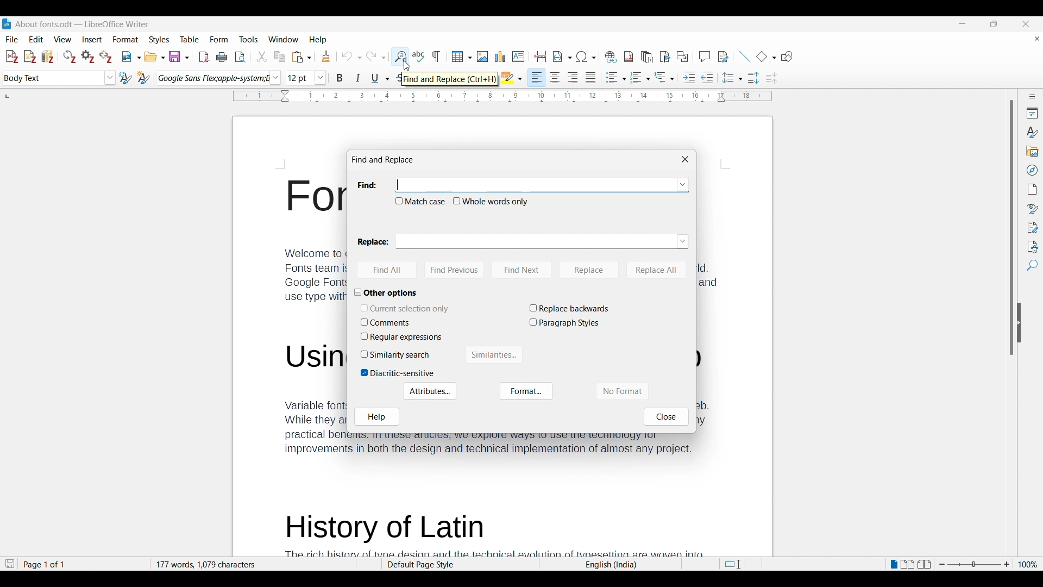 The height and width of the screenshot is (587, 1043). I want to click on Insert text box, so click(519, 57).